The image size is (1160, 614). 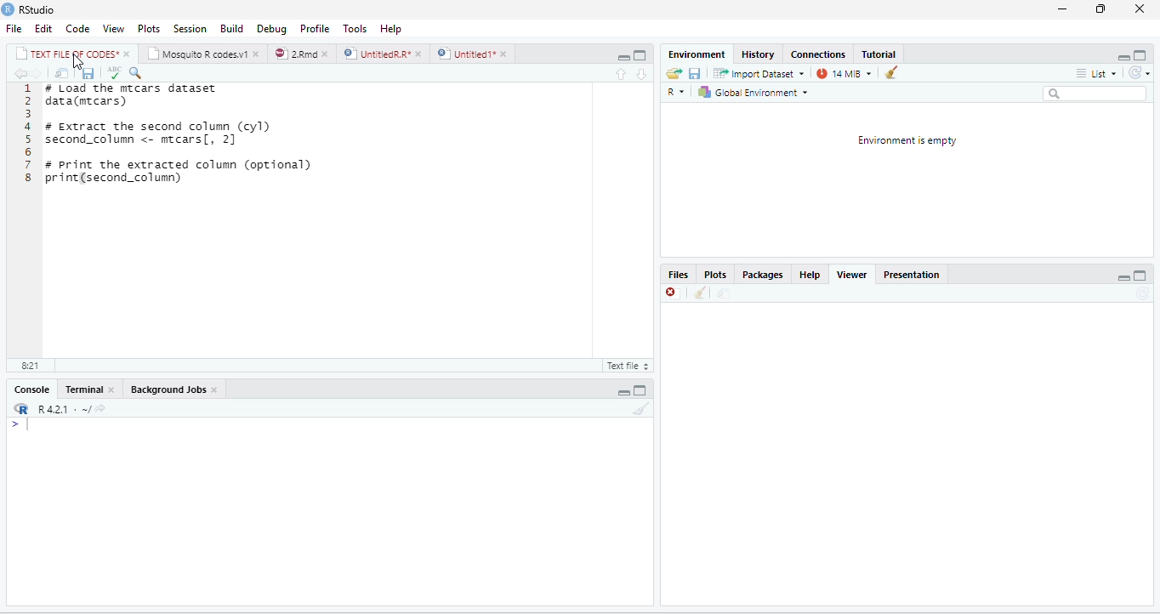 What do you see at coordinates (228, 27) in the screenshot?
I see `` at bounding box center [228, 27].